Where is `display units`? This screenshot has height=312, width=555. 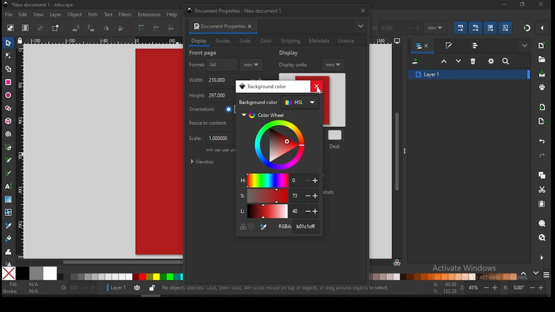 display units is located at coordinates (292, 64).